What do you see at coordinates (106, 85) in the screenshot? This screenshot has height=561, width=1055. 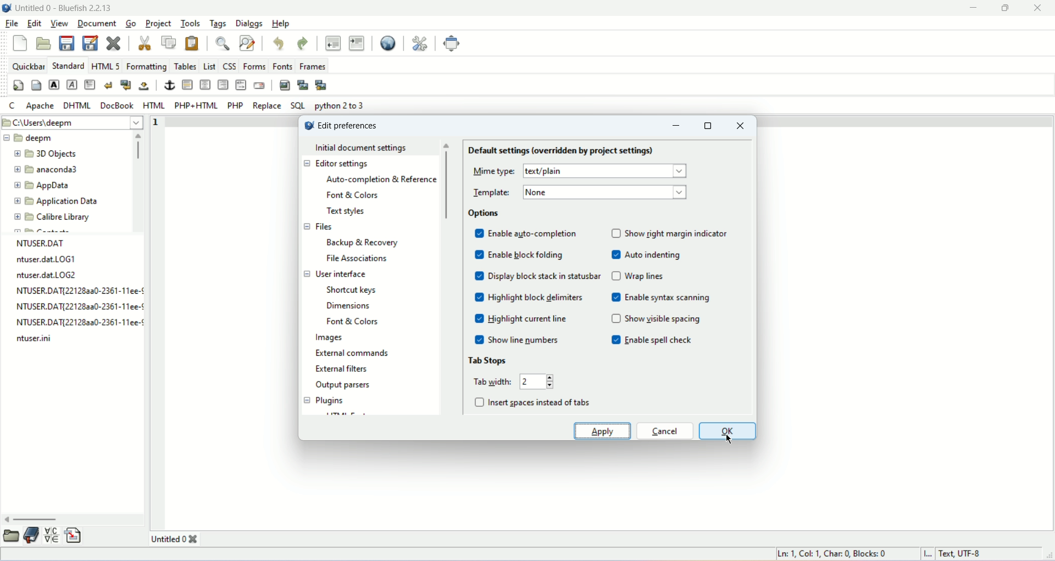 I see `break` at bounding box center [106, 85].